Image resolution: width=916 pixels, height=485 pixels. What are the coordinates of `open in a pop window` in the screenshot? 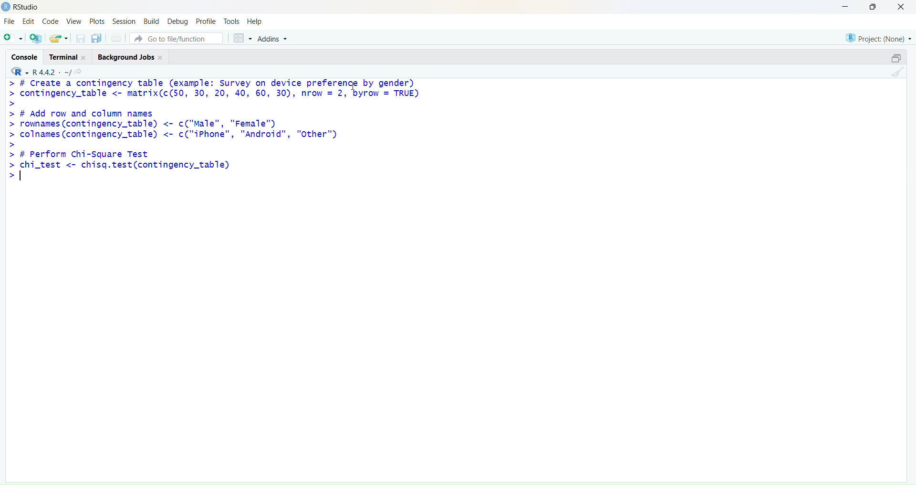 It's located at (895, 58).